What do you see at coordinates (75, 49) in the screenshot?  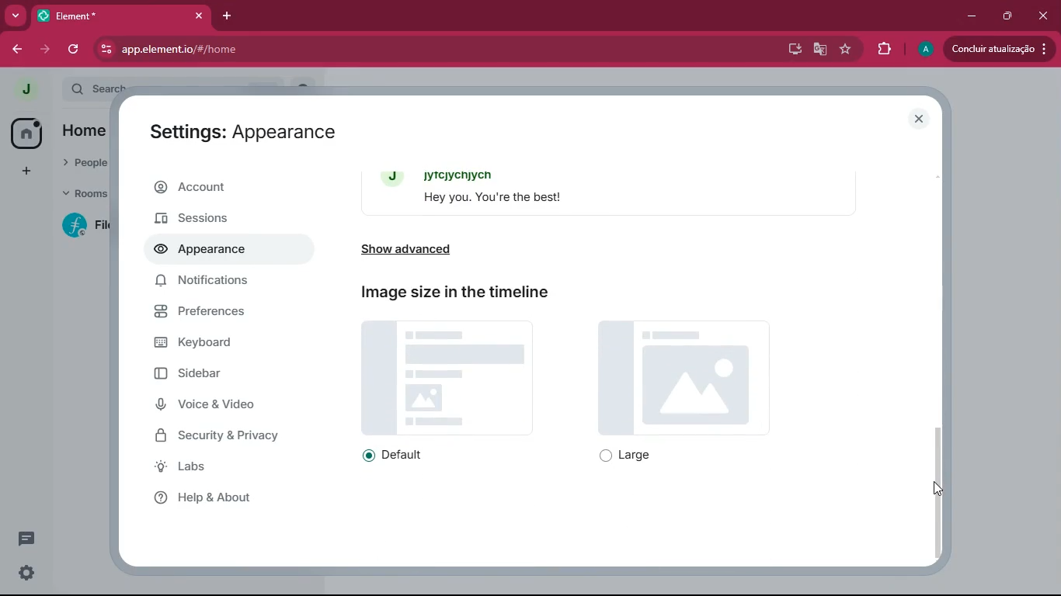 I see `refresh` at bounding box center [75, 49].